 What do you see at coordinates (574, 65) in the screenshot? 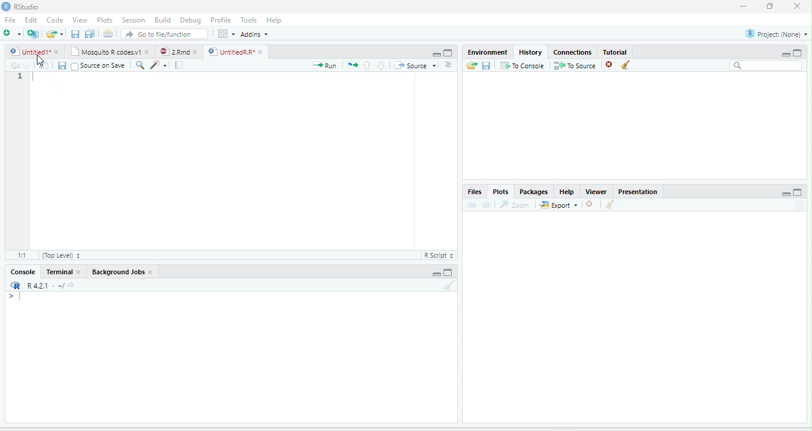
I see `To Source` at bounding box center [574, 65].